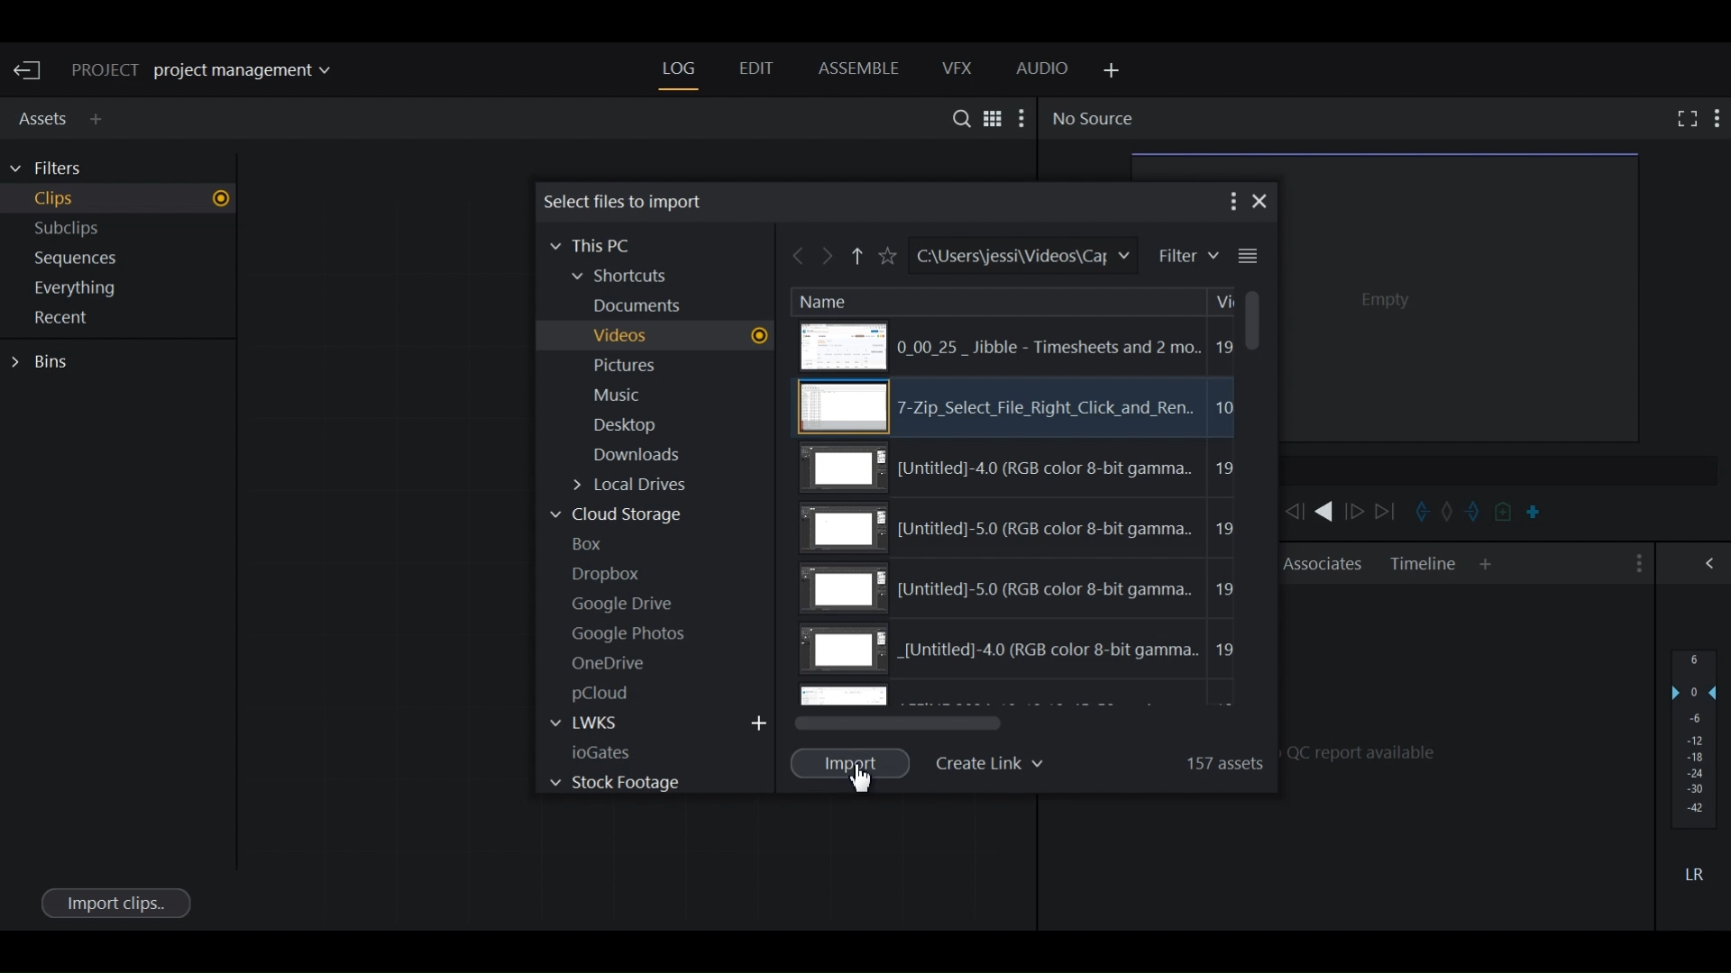  Describe the element at coordinates (1022, 587) in the screenshot. I see `RGB color` at that location.